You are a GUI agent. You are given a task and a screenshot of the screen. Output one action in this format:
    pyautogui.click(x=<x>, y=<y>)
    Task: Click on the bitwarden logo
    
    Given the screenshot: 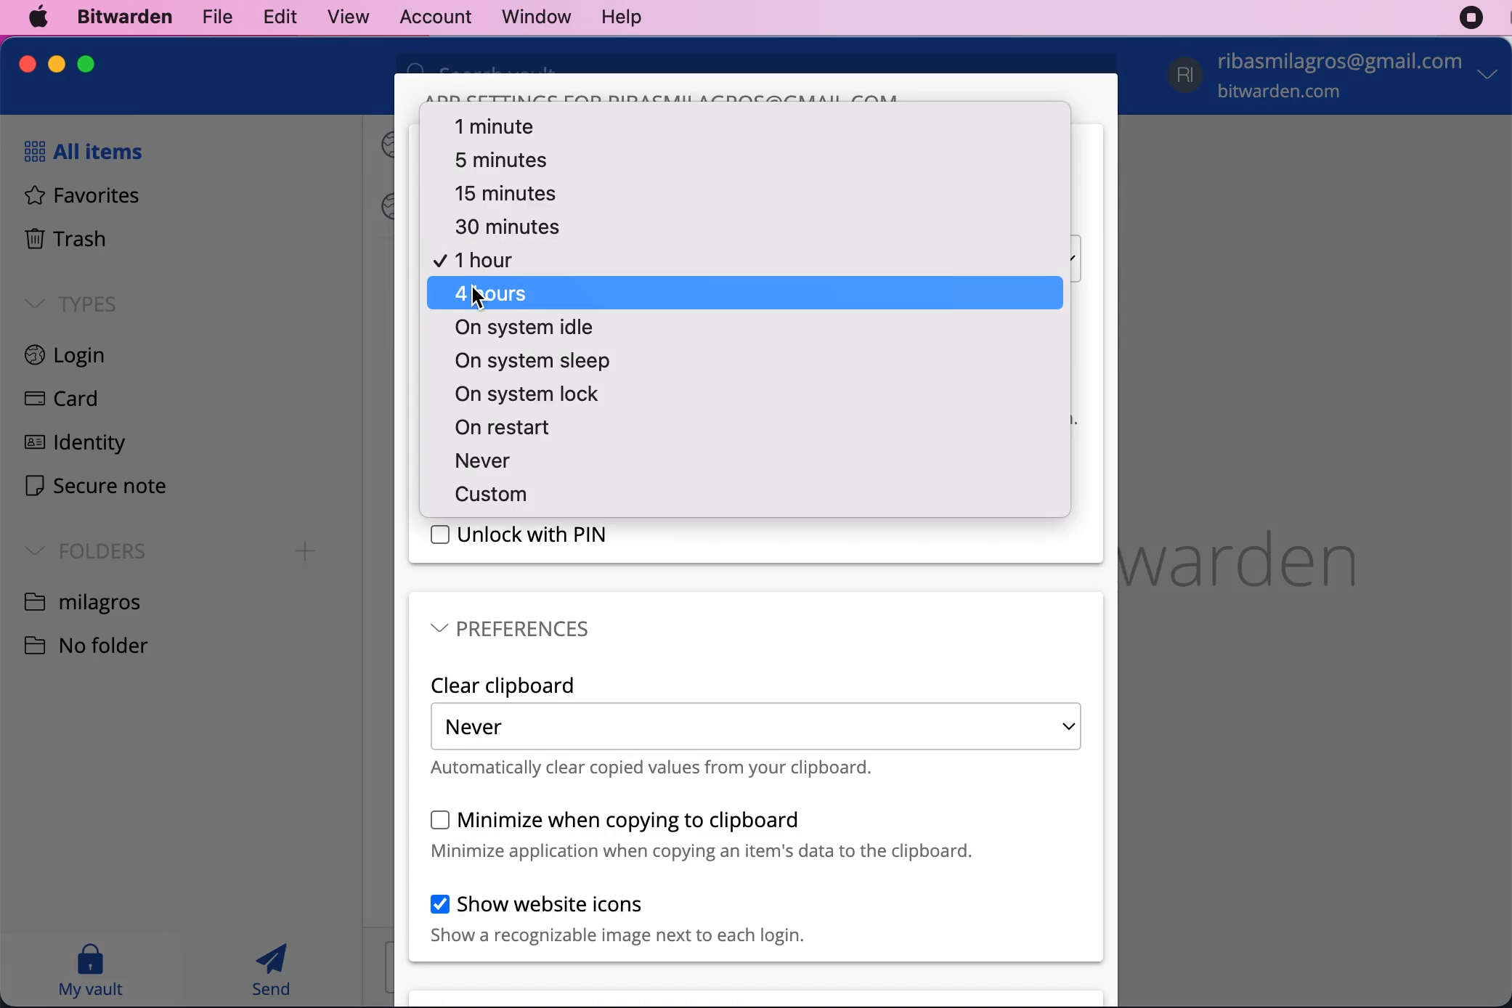 What is the action you would take?
    pyautogui.click(x=1267, y=552)
    